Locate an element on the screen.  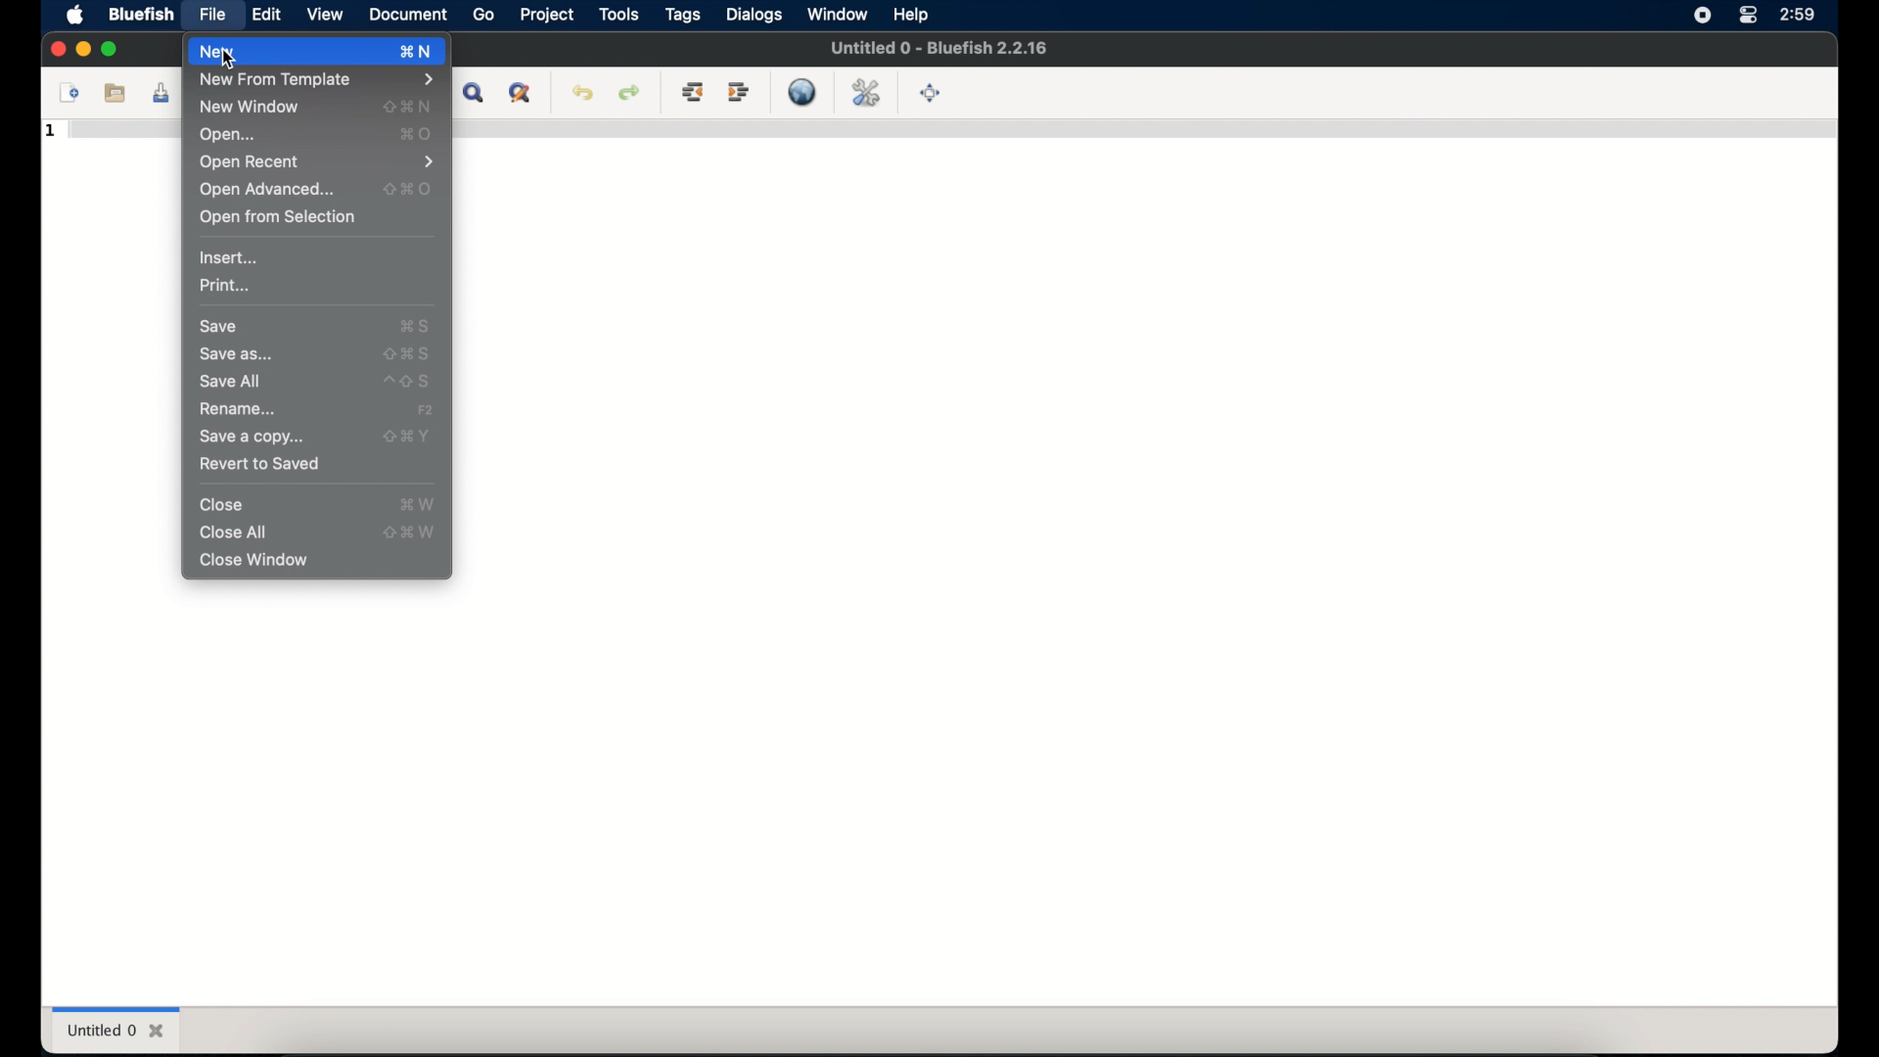
bluefish is located at coordinates (139, 15).